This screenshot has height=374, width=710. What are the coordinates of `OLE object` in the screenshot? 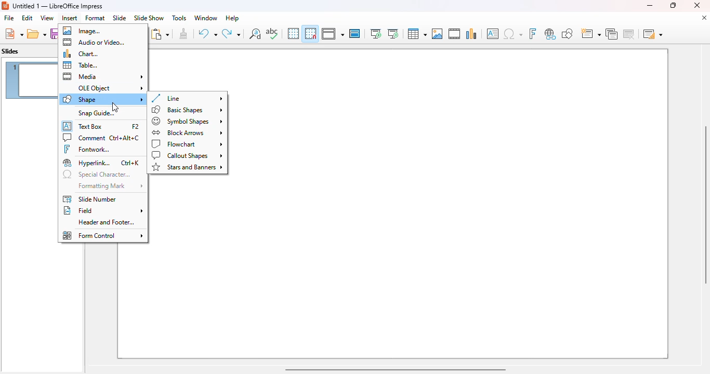 It's located at (110, 88).